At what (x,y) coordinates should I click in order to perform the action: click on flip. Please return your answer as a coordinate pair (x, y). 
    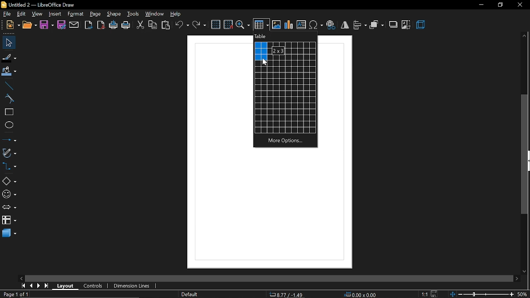
    Looking at the image, I should click on (345, 25).